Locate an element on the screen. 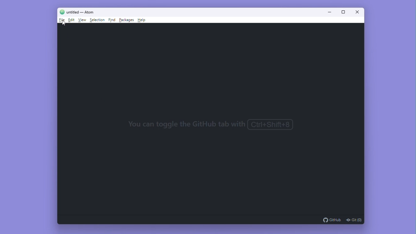  Find is located at coordinates (112, 20).